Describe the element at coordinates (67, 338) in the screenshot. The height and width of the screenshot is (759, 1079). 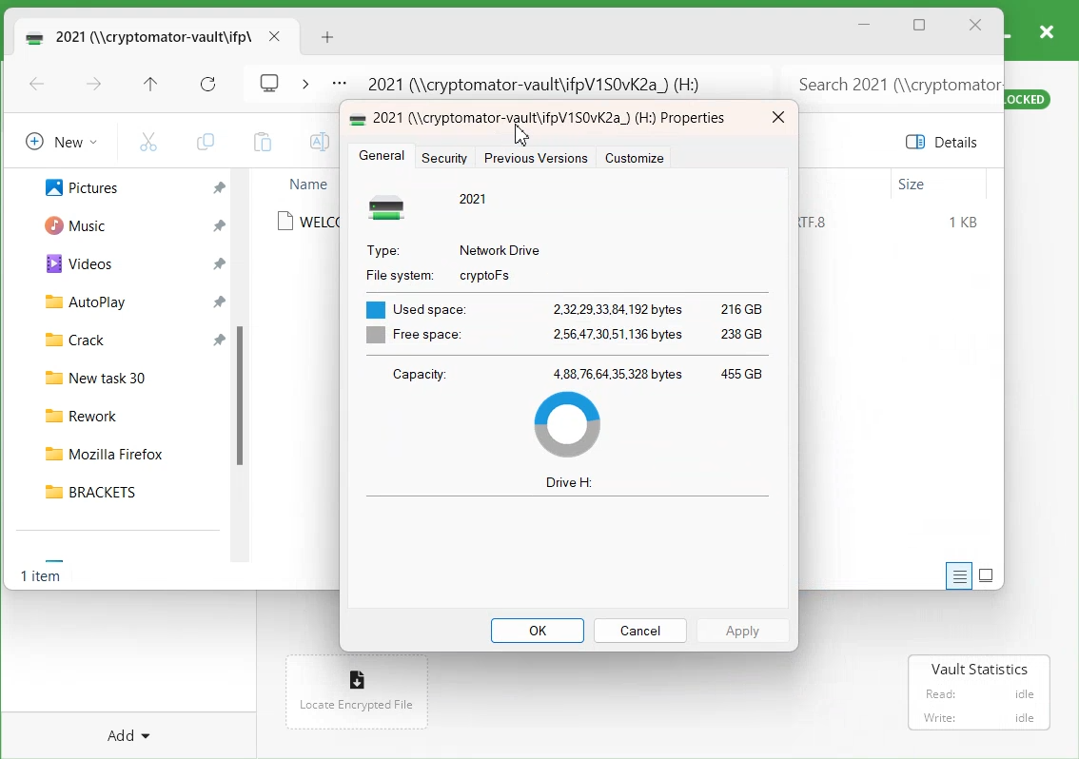
I see `Crack` at that location.